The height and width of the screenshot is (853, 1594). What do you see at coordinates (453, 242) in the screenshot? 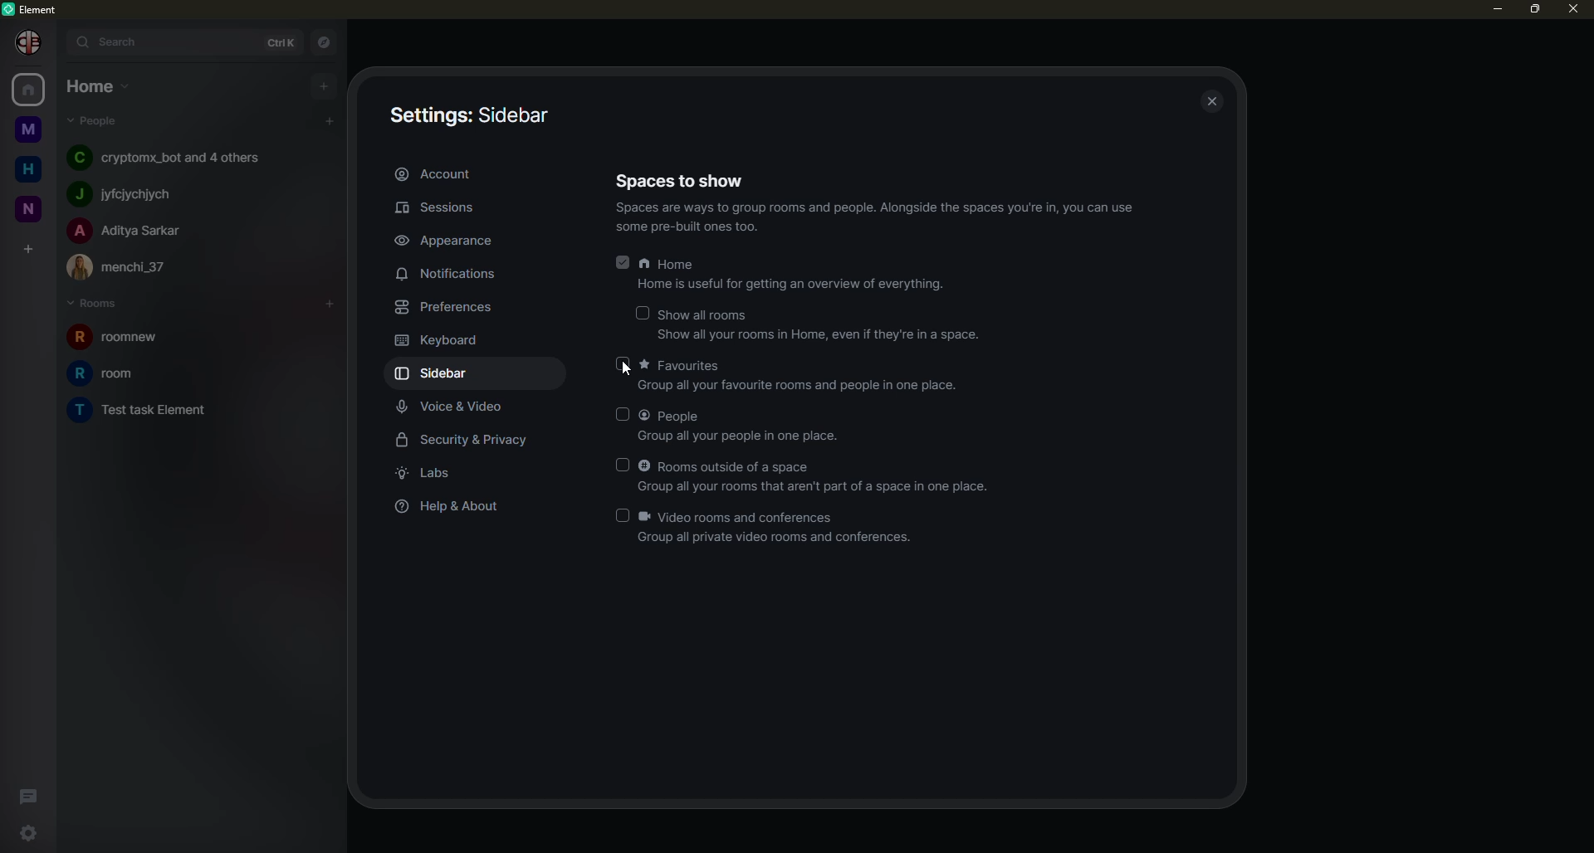
I see `appearance` at bounding box center [453, 242].